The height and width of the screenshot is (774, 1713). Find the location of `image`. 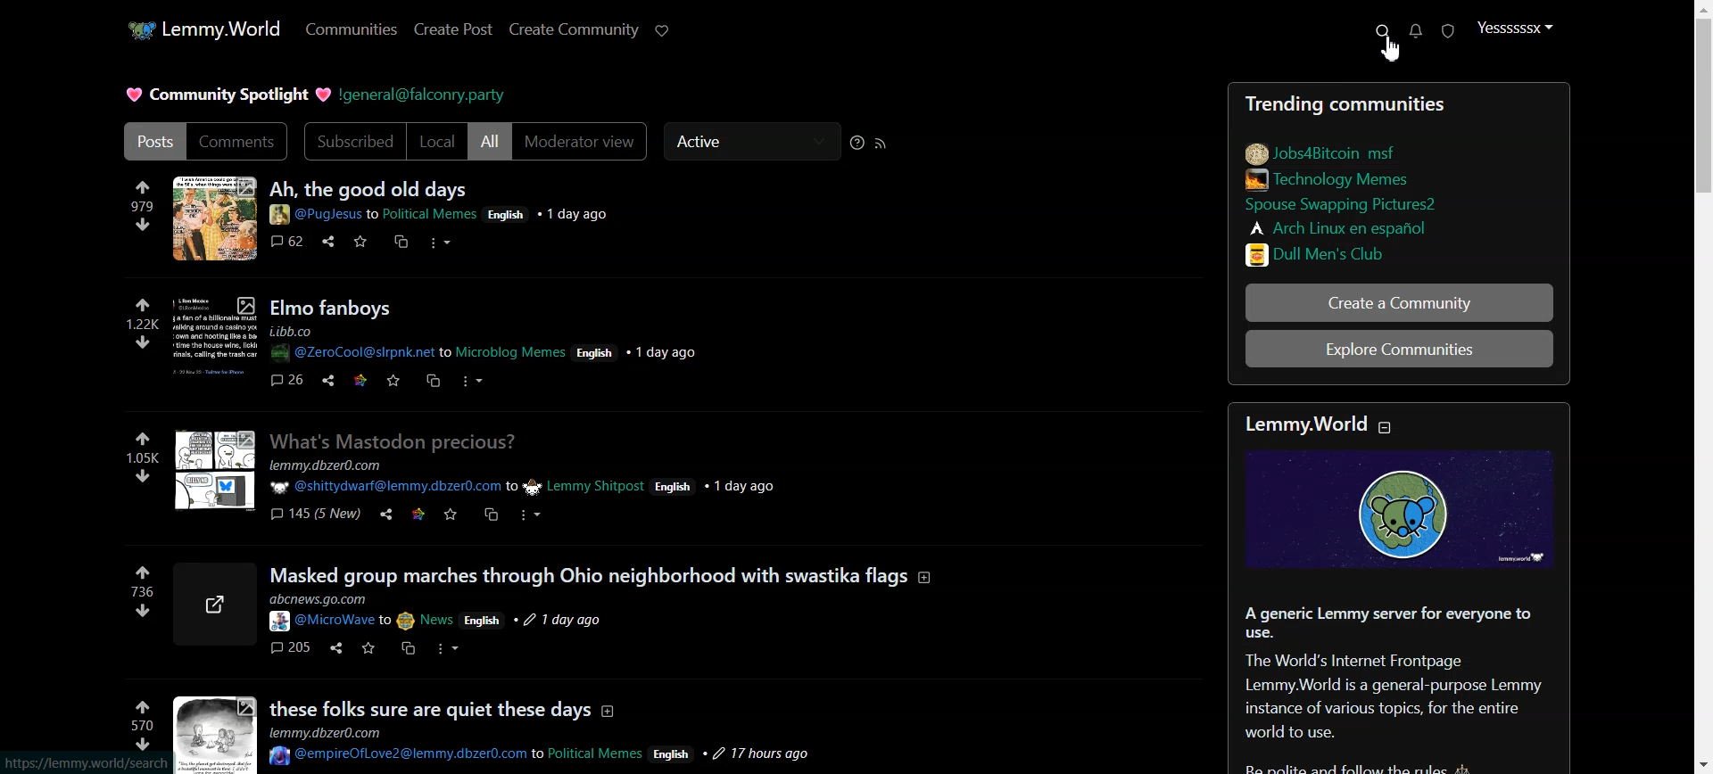

image is located at coordinates (1402, 515).